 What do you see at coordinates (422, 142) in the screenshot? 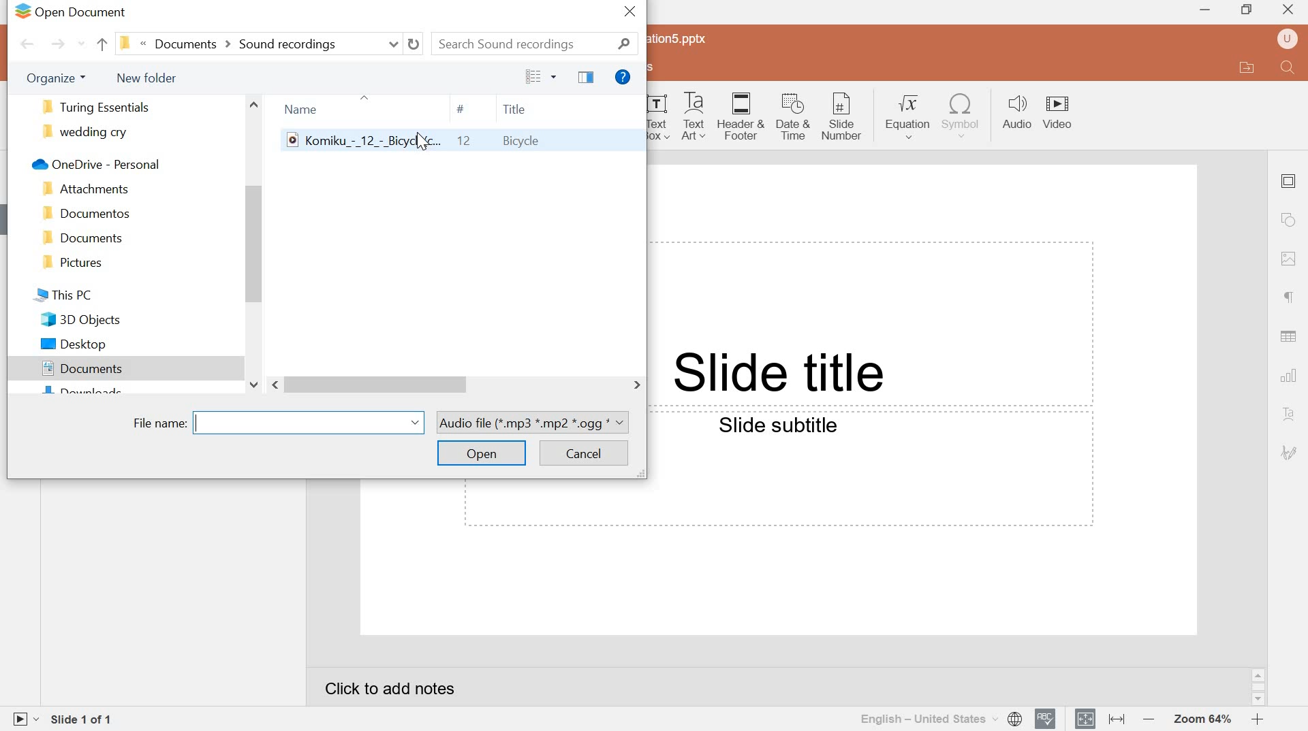
I see `cursor` at bounding box center [422, 142].